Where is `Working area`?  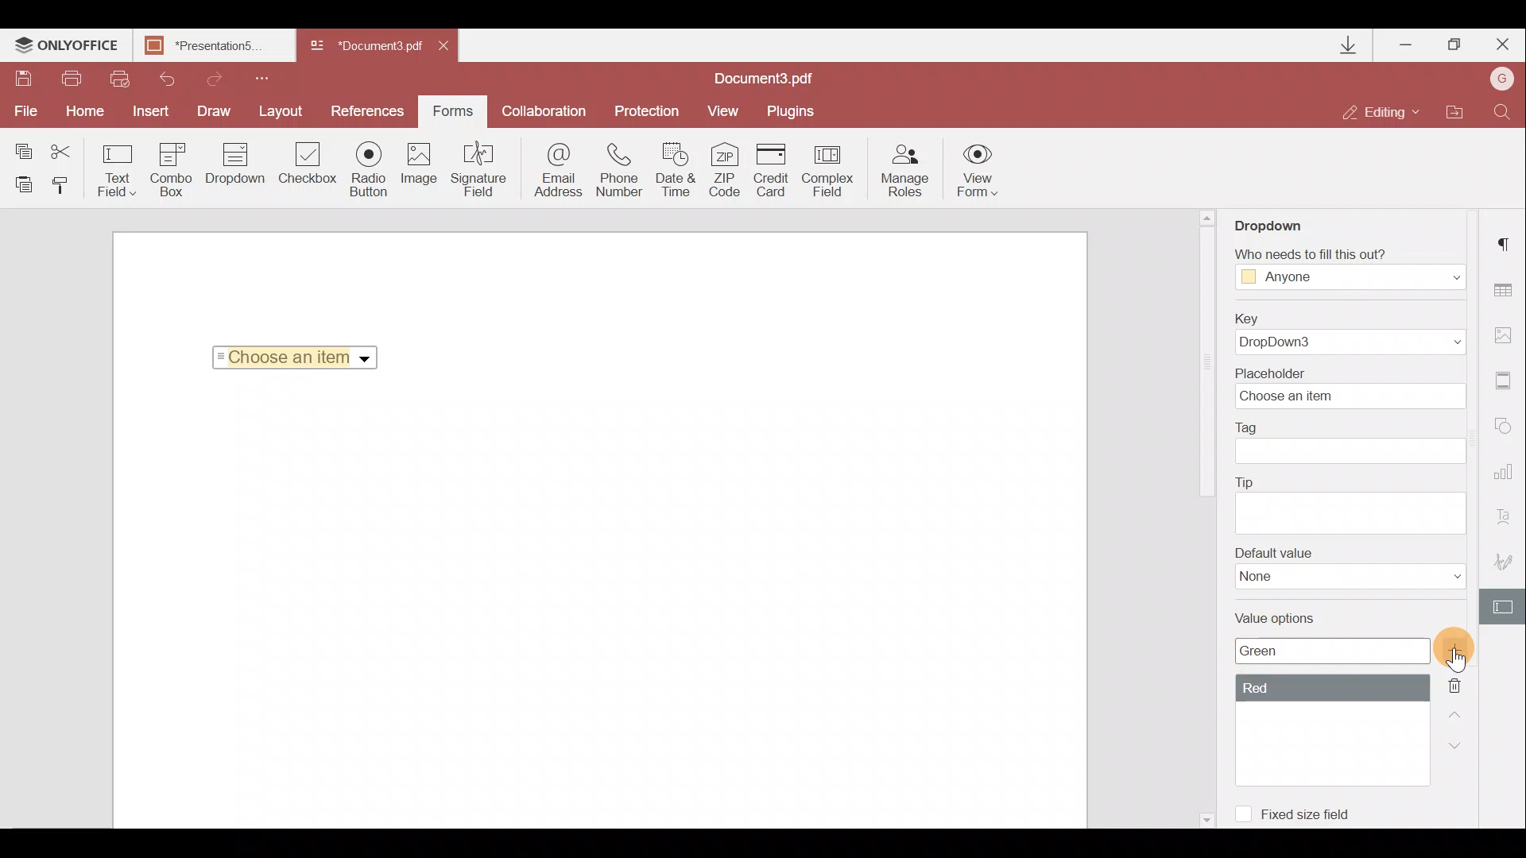 Working area is located at coordinates (598, 607).